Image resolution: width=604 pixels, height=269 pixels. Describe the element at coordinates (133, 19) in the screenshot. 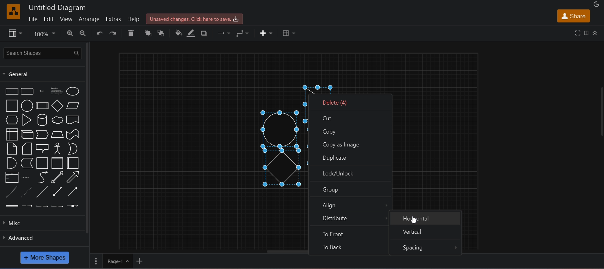

I see `help` at that location.